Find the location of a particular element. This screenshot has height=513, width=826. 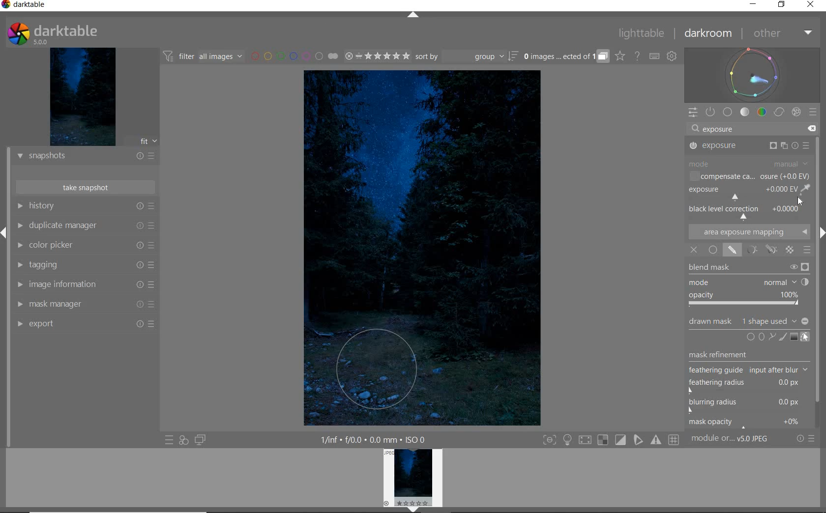

AREA EXPOSURE MAPPING is located at coordinates (749, 231).